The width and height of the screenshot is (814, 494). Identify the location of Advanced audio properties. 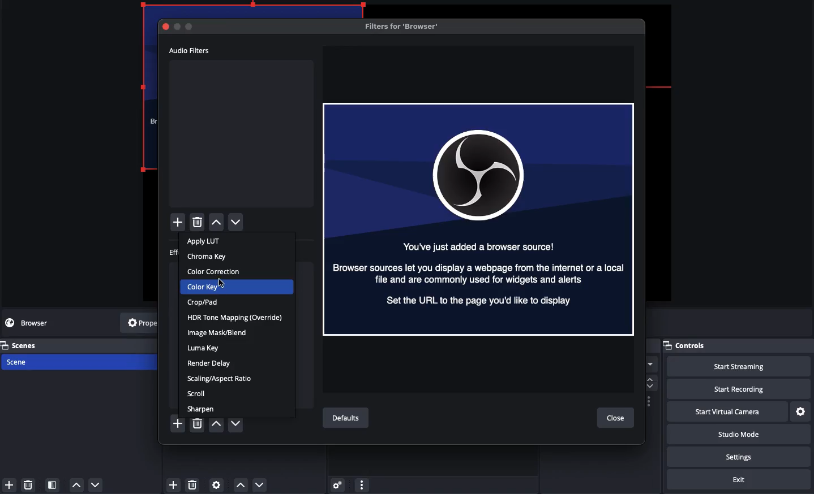
(339, 486).